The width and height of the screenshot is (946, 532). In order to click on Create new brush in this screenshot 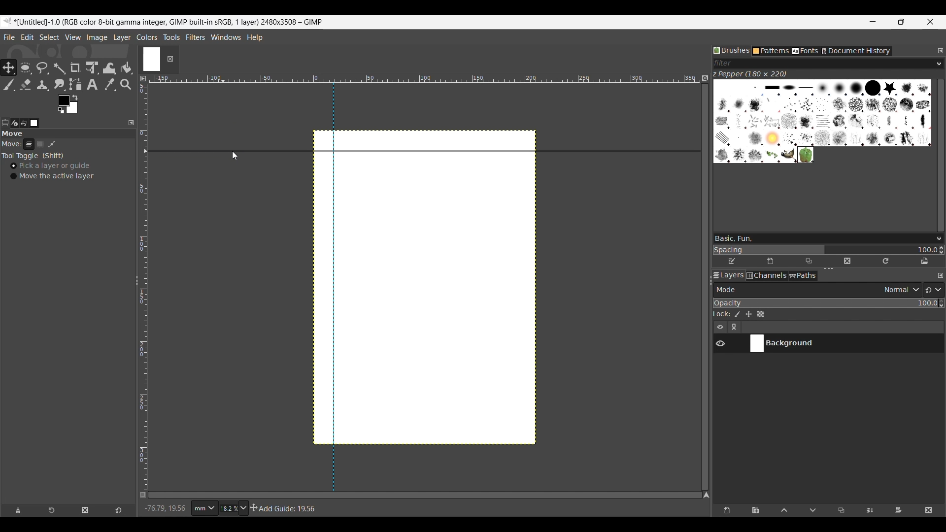, I will do `click(770, 262)`.